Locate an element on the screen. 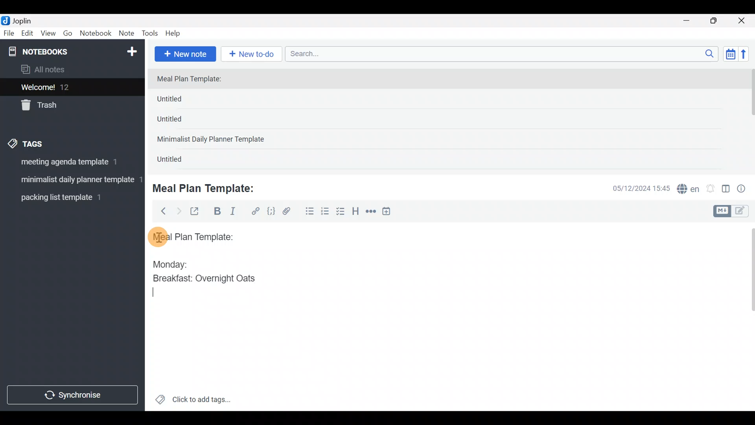  Notebooks is located at coordinates (55, 51).